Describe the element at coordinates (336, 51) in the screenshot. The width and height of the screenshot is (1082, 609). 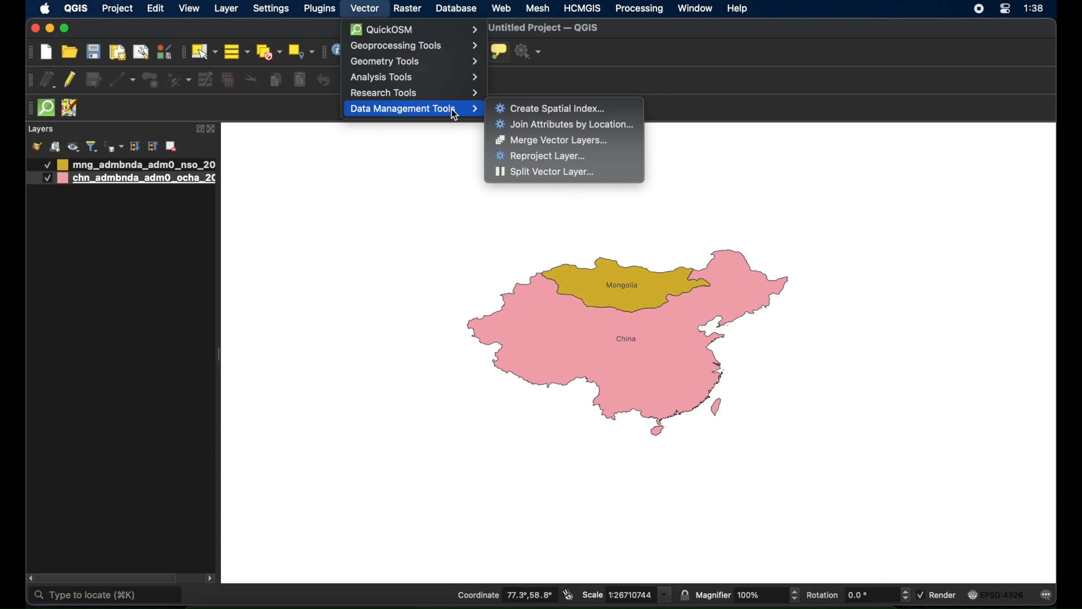
I see `information` at that location.